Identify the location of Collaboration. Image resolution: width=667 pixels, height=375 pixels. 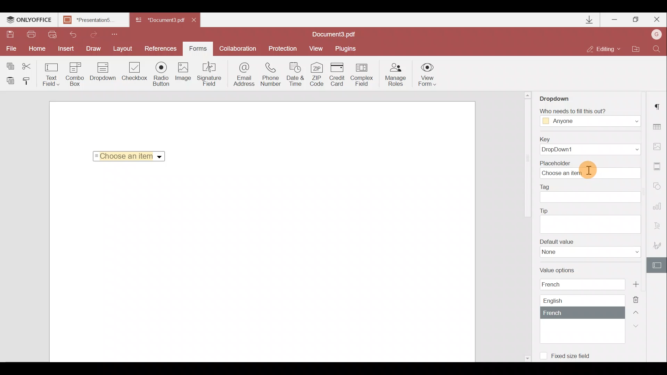
(237, 49).